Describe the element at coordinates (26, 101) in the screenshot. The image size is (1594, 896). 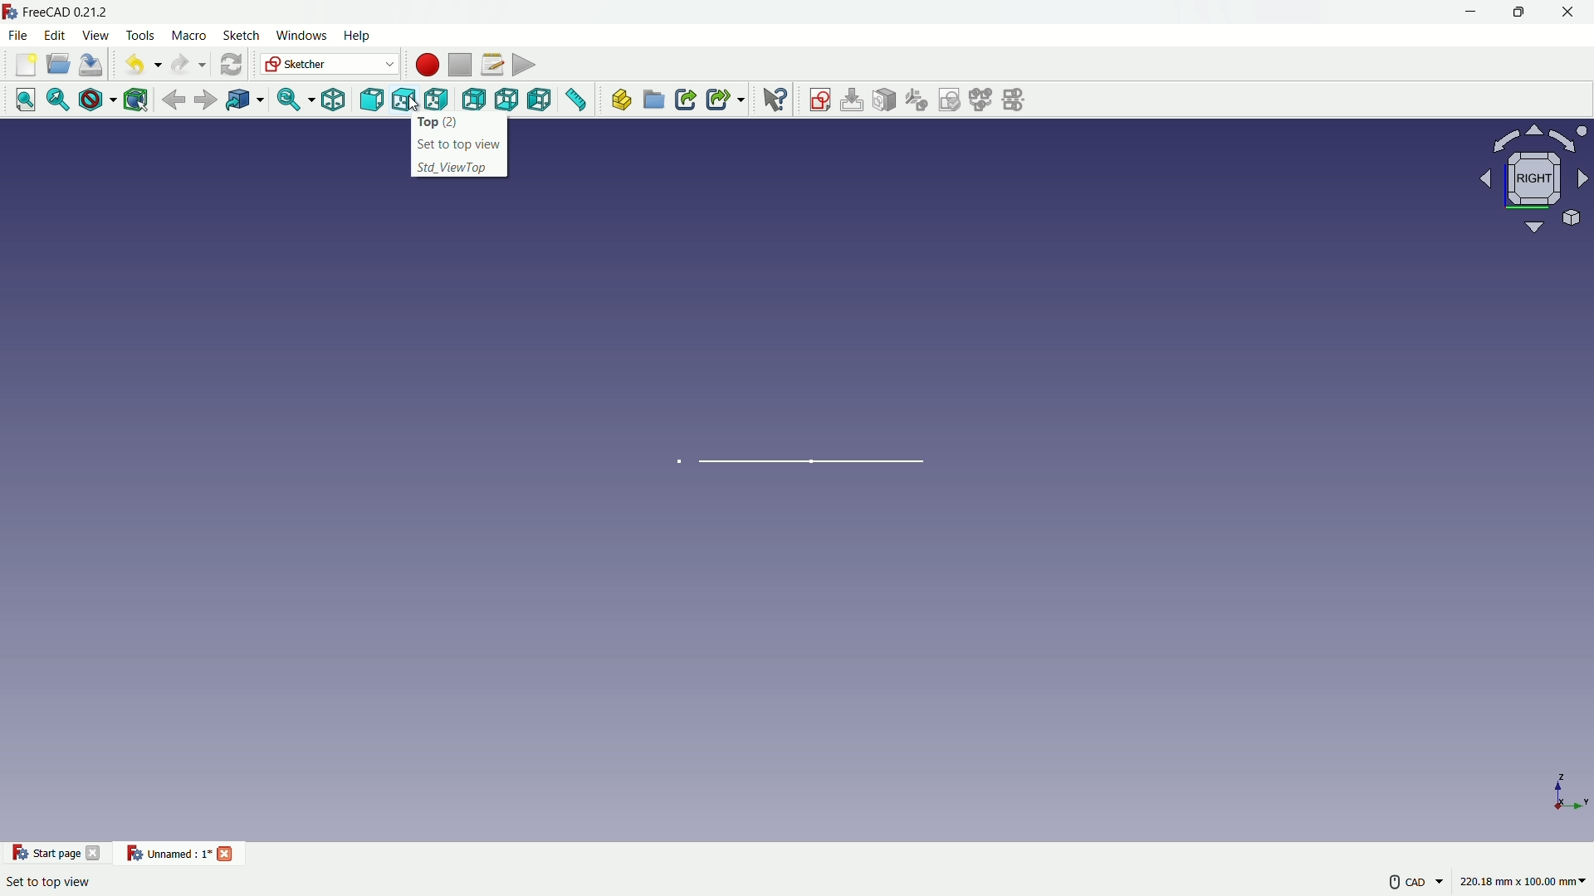
I see `fit all` at that location.